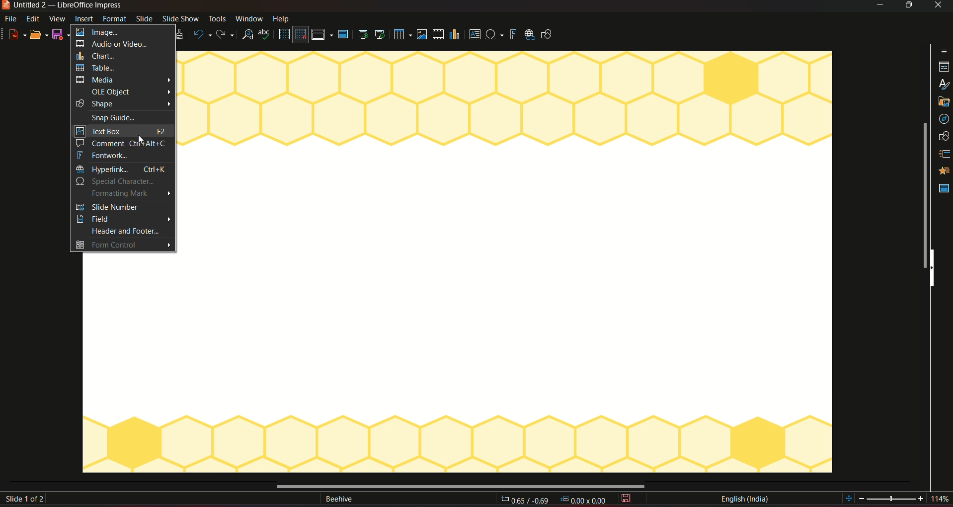 This screenshot has width=953, height=507. Describe the element at coordinates (421, 34) in the screenshot. I see `insert image` at that location.